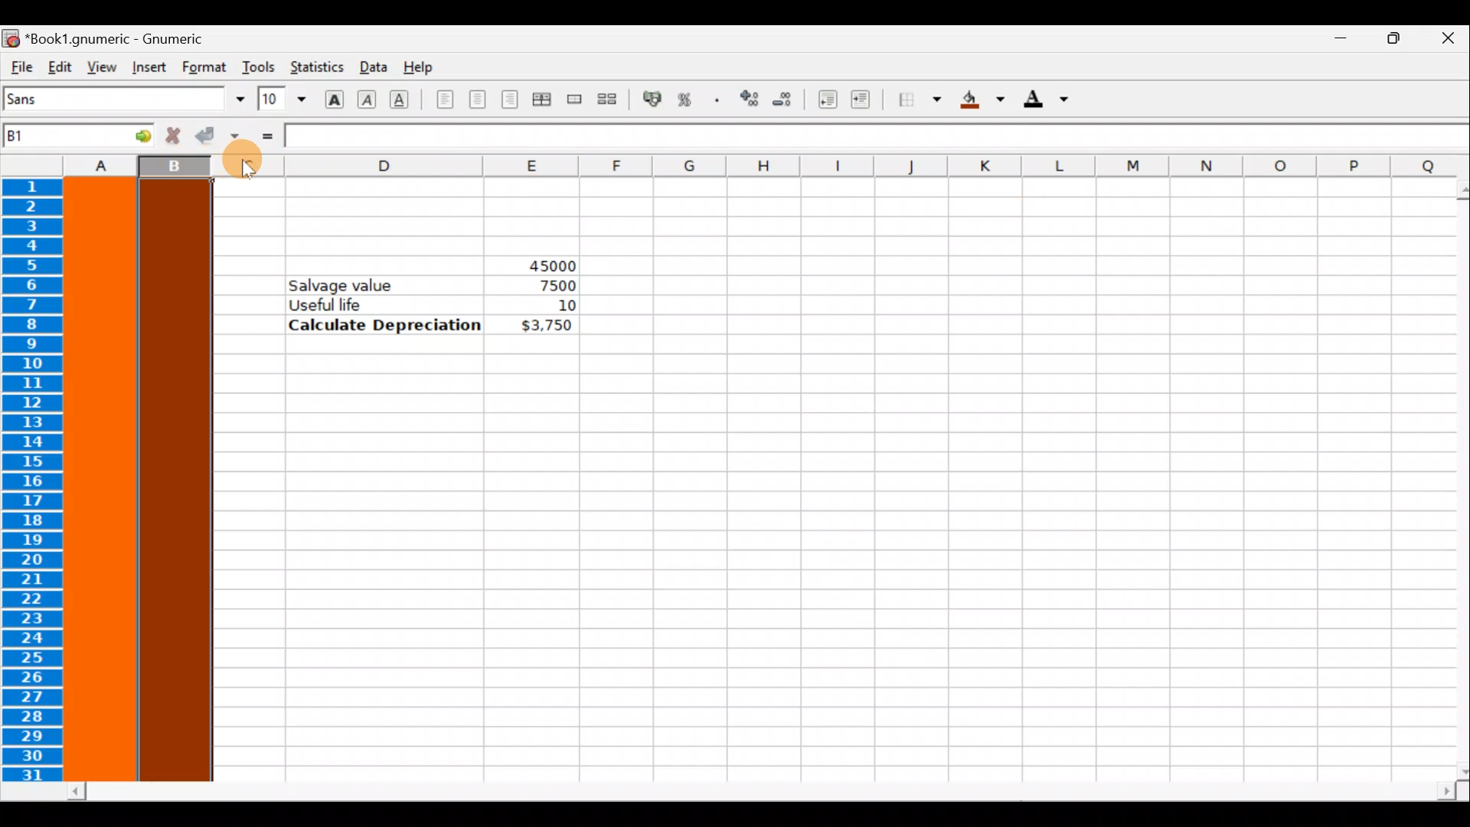  Describe the element at coordinates (132, 135) in the screenshot. I see `Go to` at that location.